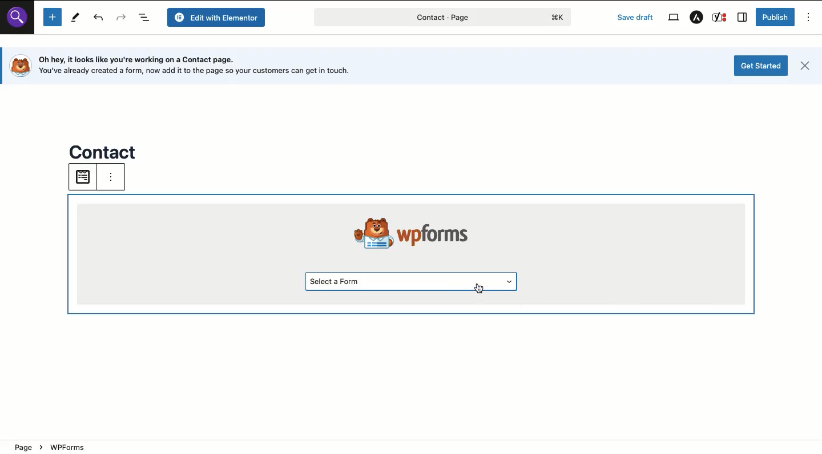  What do you see at coordinates (804, 67) in the screenshot?
I see `Close` at bounding box center [804, 67].